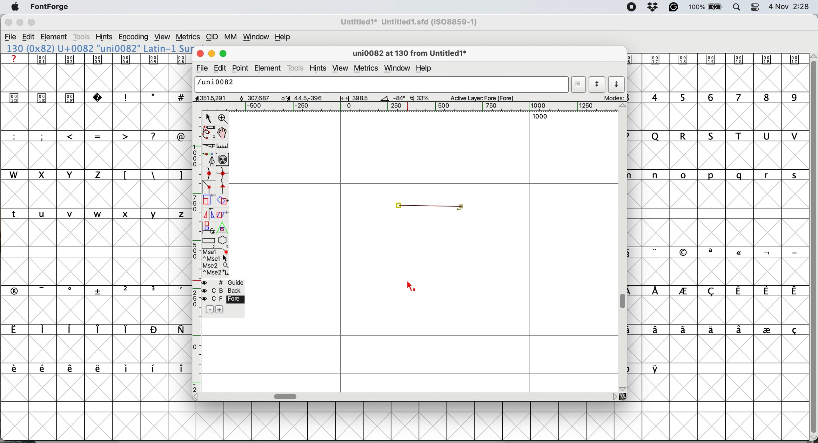 Image resolution: width=818 pixels, height=443 pixels. I want to click on hints, so click(318, 69).